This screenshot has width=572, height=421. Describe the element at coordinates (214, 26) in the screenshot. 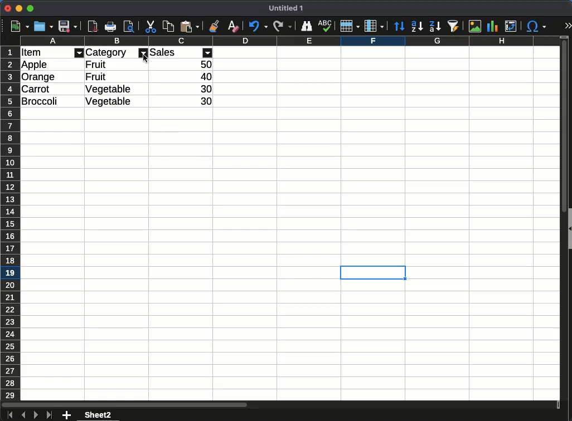

I see `clone formatting` at that location.